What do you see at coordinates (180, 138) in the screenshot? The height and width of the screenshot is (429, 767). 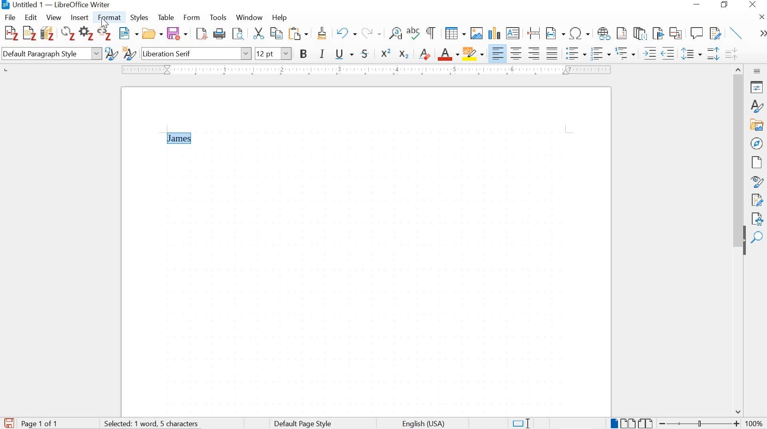 I see `"James" highlighted` at bounding box center [180, 138].